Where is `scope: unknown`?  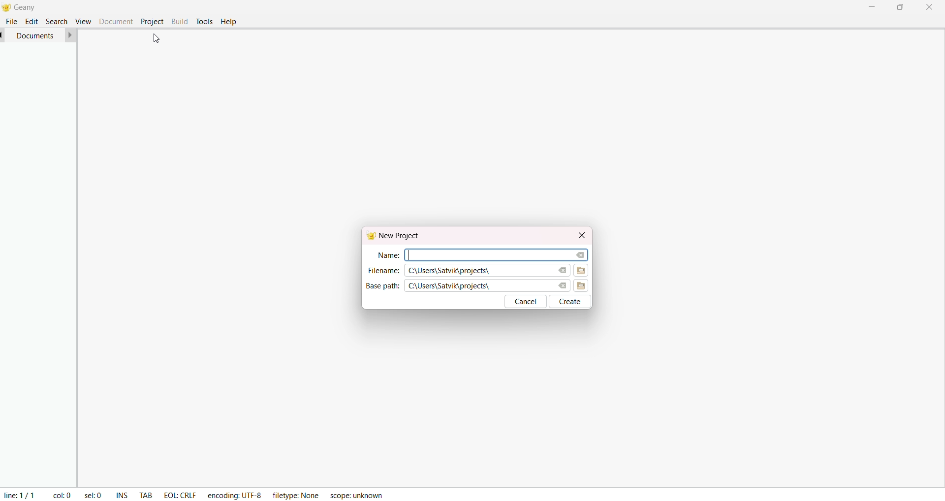
scope: unknown is located at coordinates (356, 495).